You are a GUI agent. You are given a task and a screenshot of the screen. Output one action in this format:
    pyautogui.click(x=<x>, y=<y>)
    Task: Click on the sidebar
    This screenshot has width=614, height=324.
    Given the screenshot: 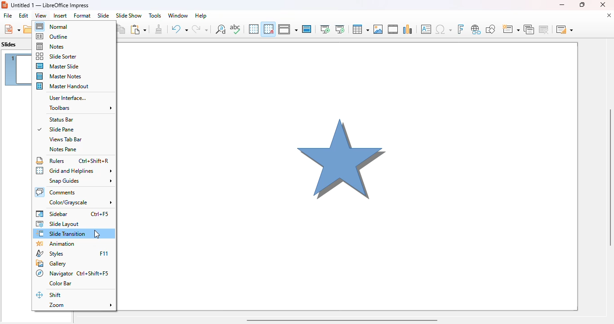 What is the action you would take?
    pyautogui.click(x=74, y=214)
    